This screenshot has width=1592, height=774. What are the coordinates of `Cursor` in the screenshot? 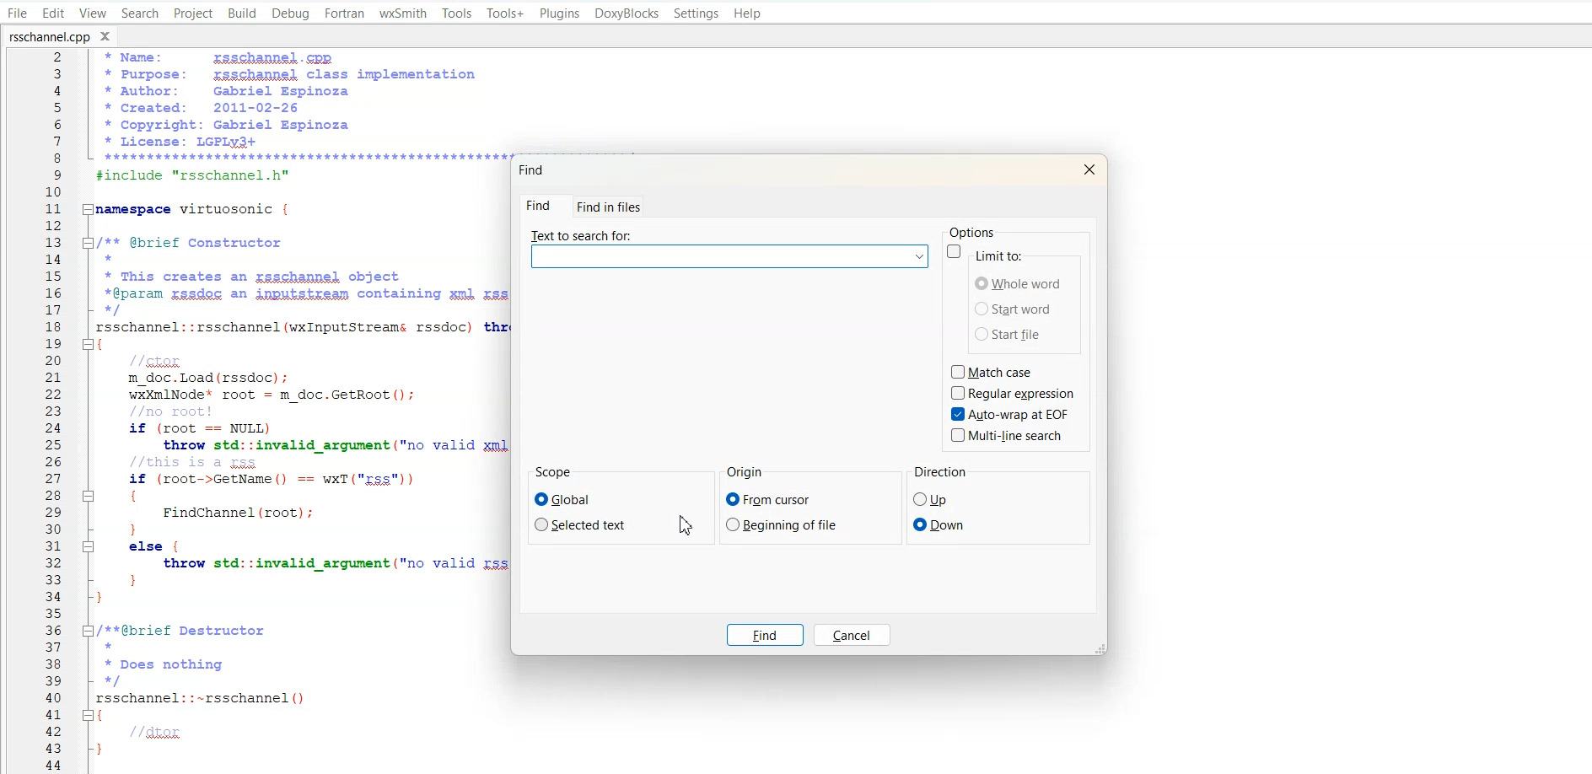 It's located at (686, 526).